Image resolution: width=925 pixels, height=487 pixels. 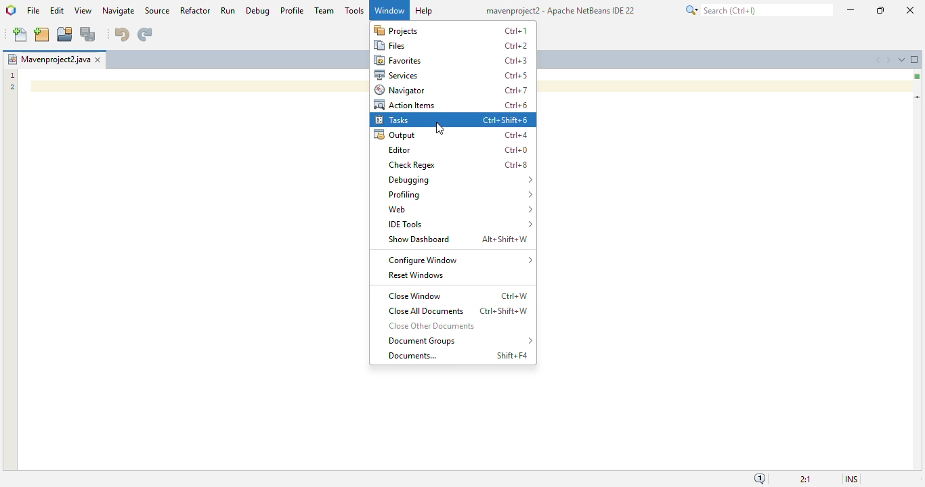 What do you see at coordinates (851, 10) in the screenshot?
I see `minimize` at bounding box center [851, 10].